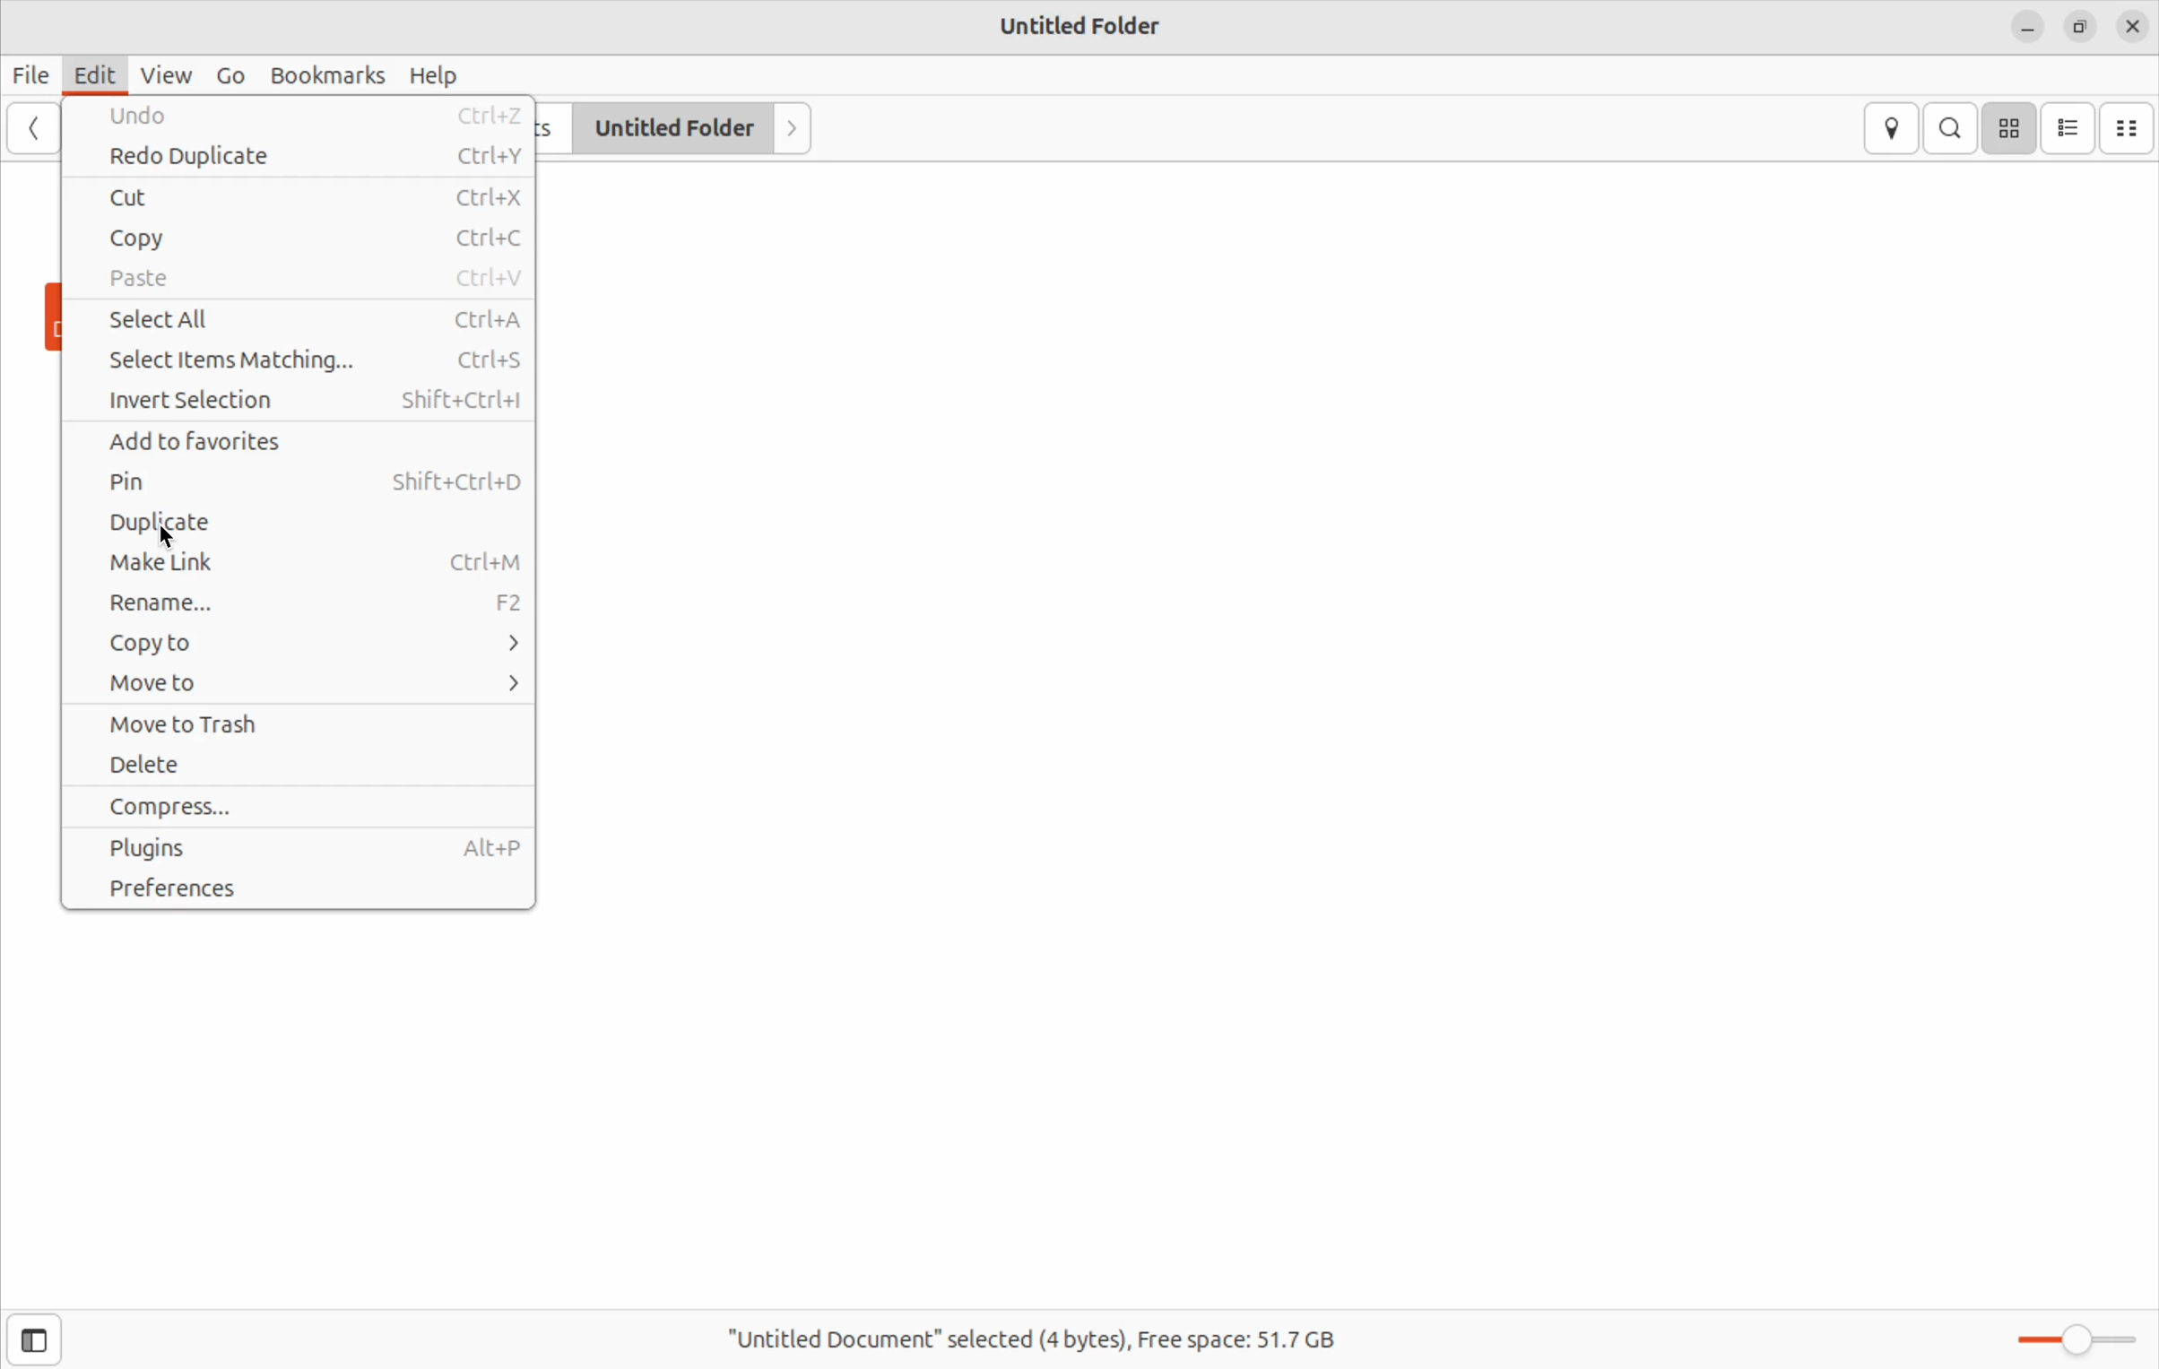 This screenshot has width=2159, height=1369. What do you see at coordinates (295, 807) in the screenshot?
I see `Compress` at bounding box center [295, 807].